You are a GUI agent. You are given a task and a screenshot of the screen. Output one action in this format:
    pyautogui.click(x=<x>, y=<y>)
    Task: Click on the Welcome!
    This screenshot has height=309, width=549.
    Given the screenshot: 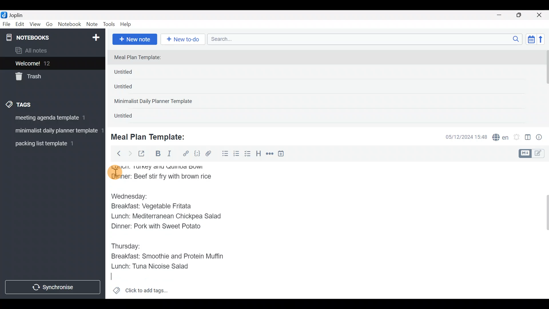 What is the action you would take?
    pyautogui.click(x=52, y=64)
    